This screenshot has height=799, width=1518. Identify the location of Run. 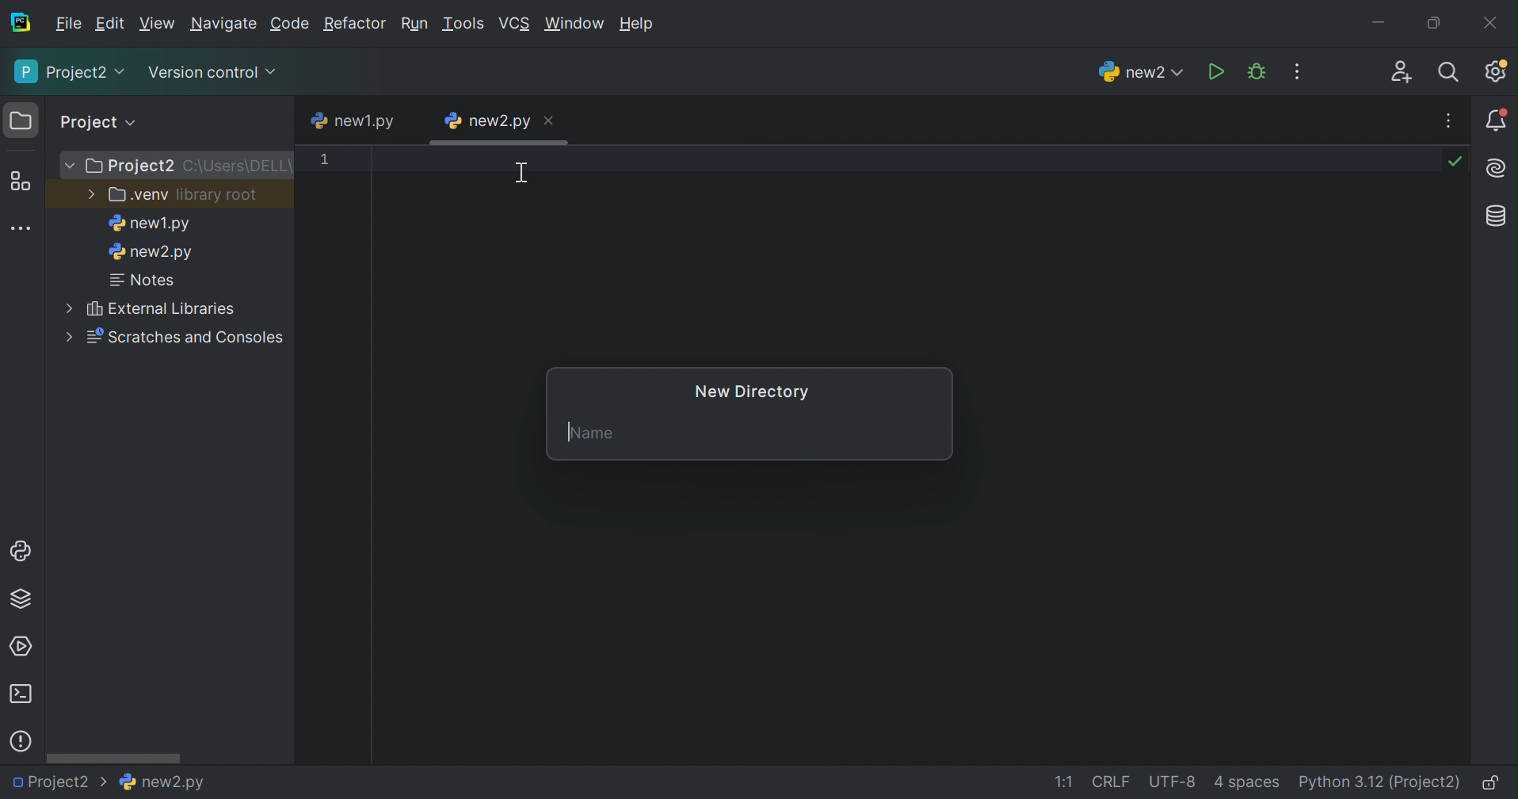
(1215, 71).